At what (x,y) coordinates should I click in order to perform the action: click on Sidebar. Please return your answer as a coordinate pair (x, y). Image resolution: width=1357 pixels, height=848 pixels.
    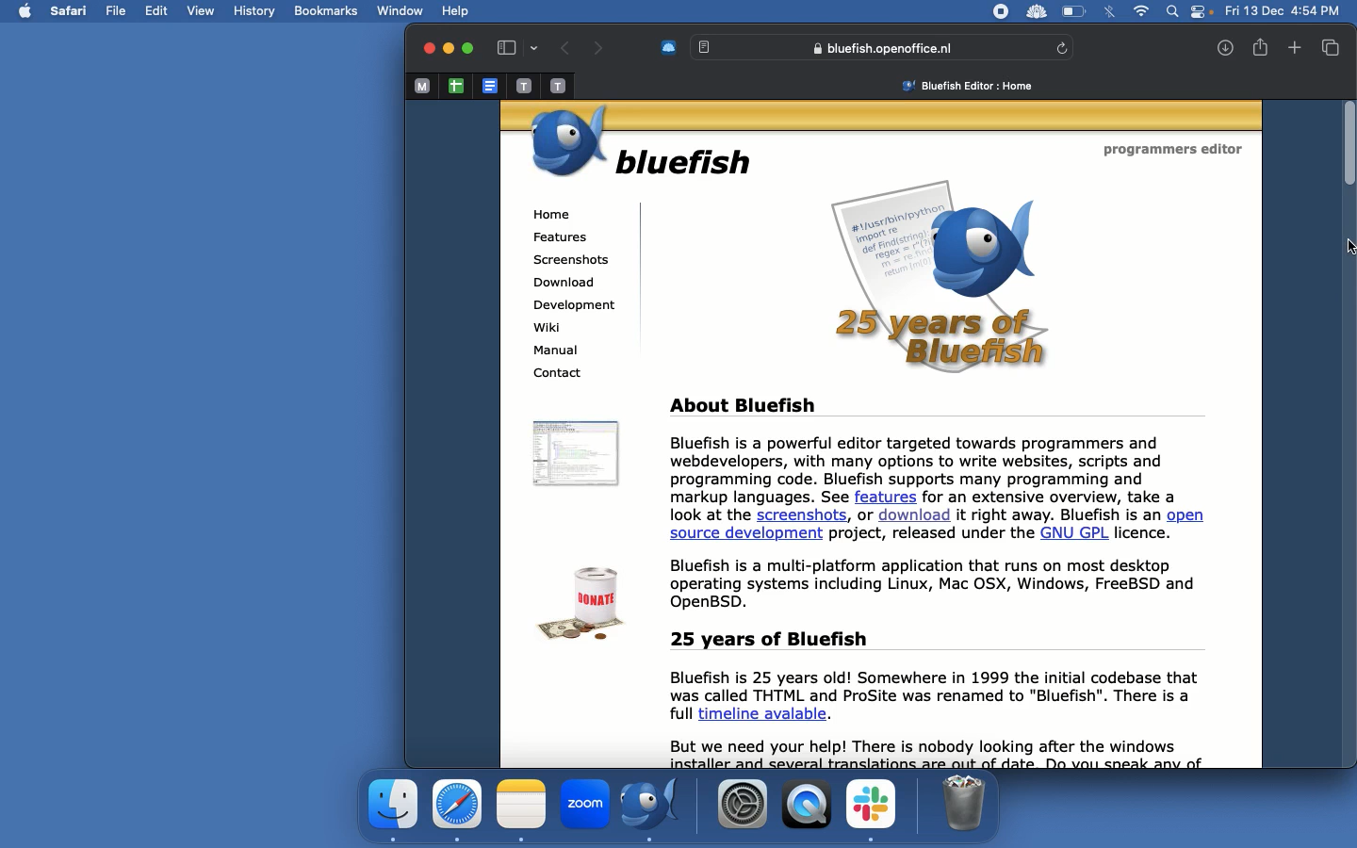
    Looking at the image, I should click on (516, 48).